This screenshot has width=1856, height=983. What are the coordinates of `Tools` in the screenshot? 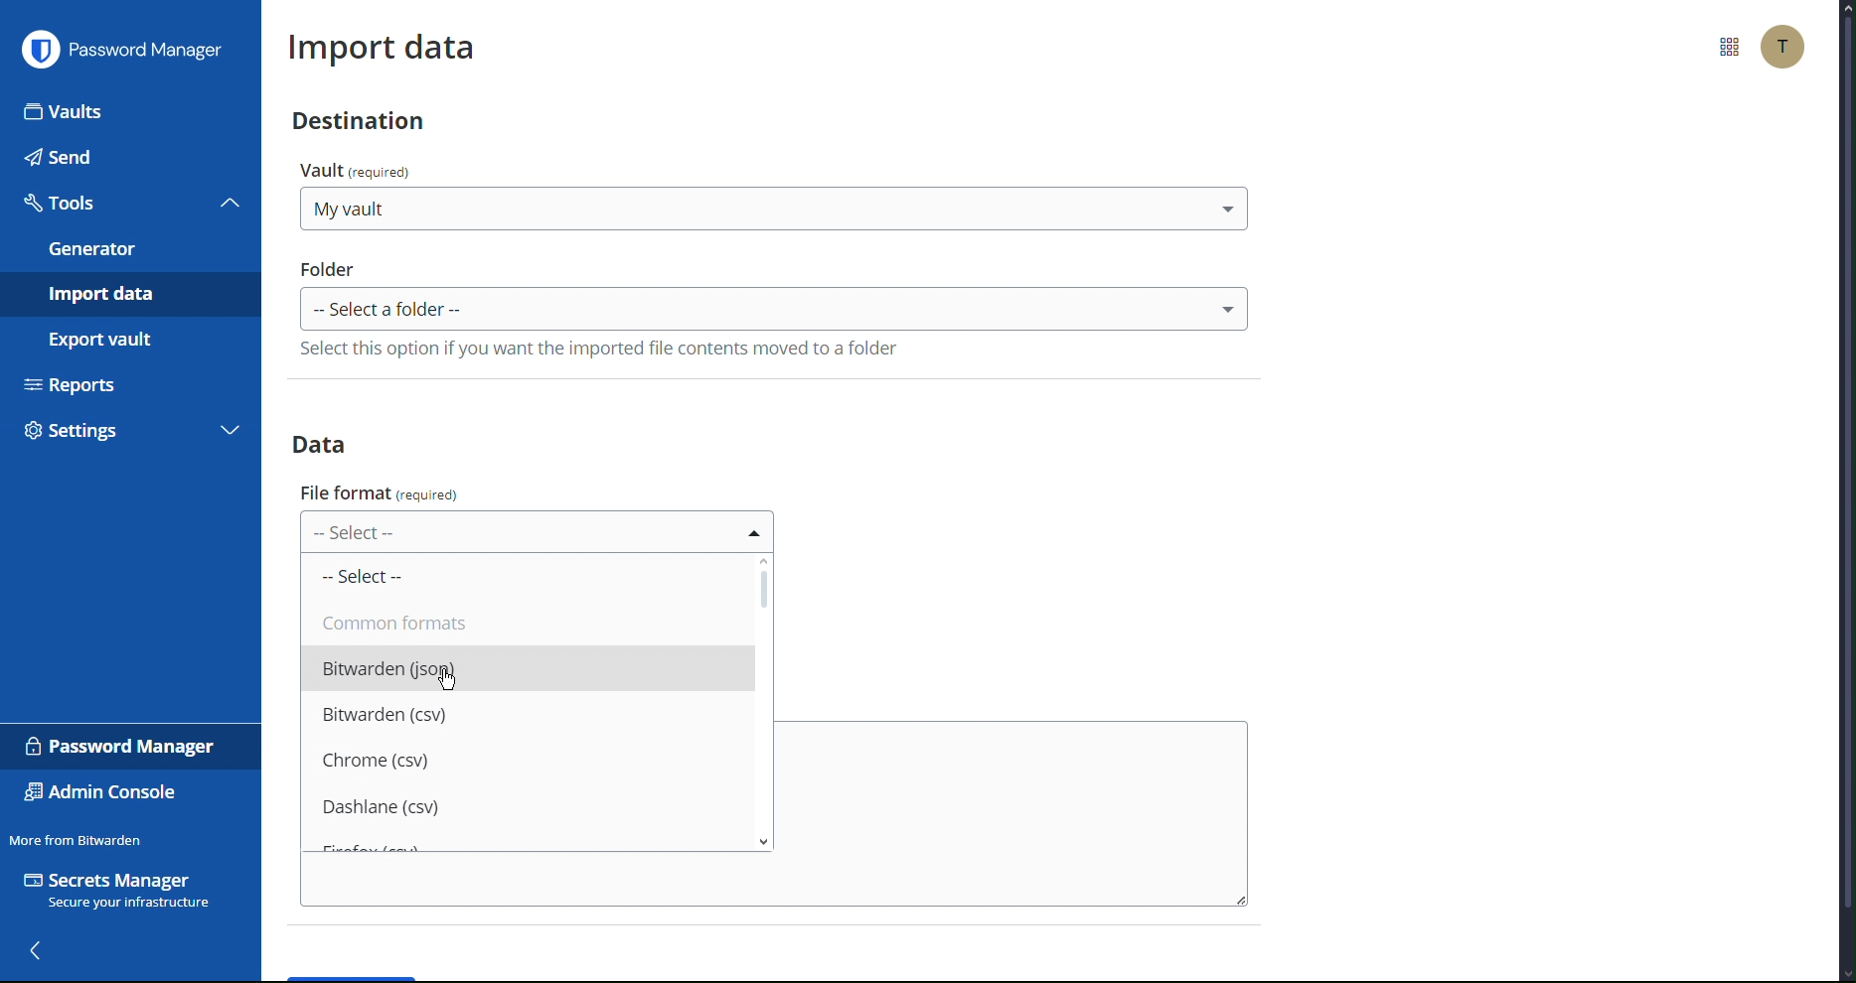 It's located at (105, 203).